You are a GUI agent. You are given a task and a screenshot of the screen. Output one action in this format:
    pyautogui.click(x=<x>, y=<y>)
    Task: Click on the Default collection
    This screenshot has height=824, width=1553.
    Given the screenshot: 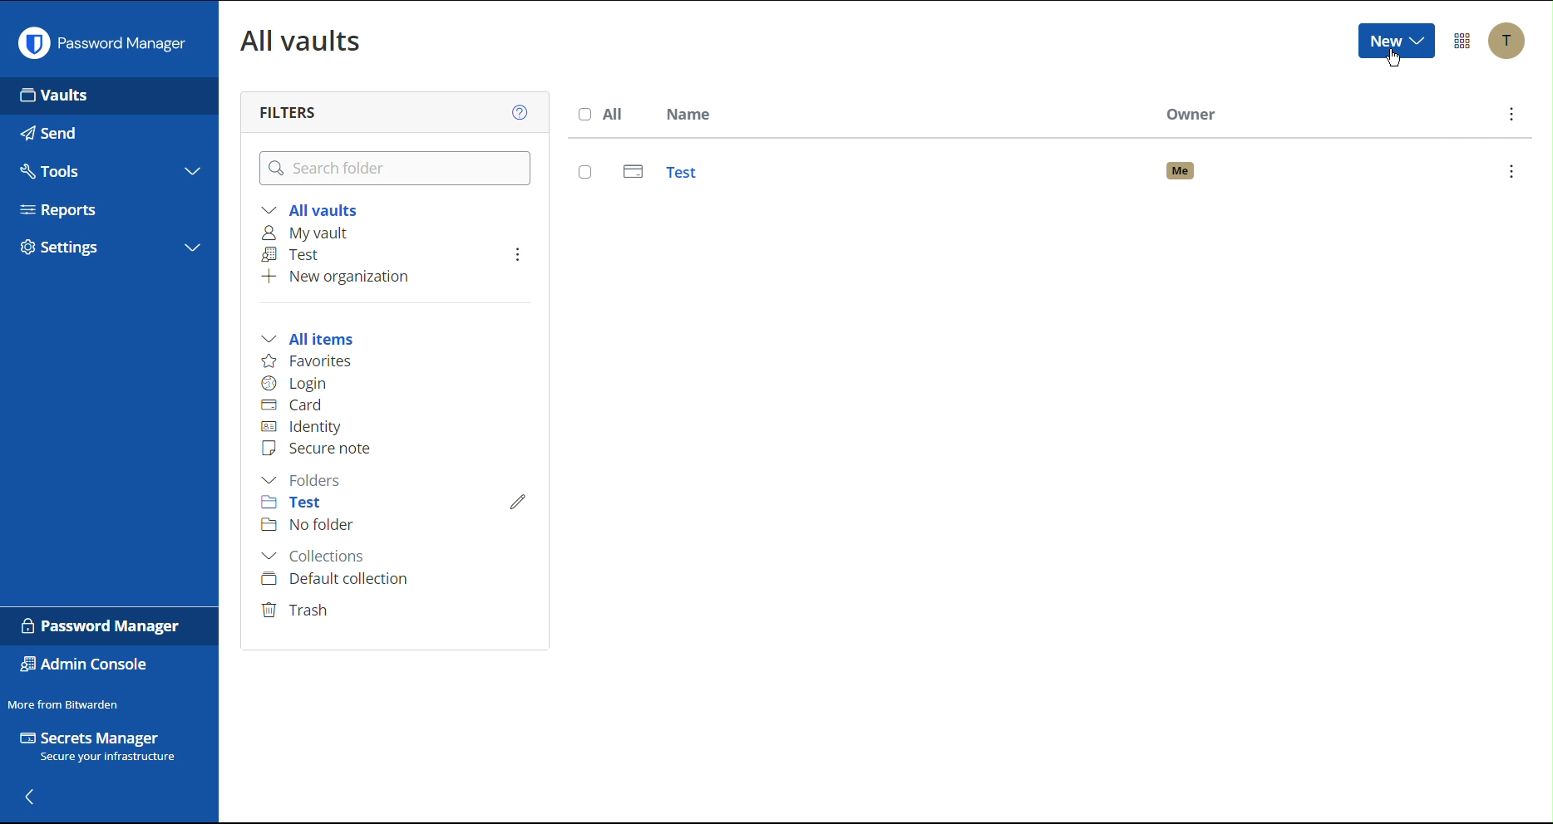 What is the action you would take?
    pyautogui.click(x=334, y=579)
    